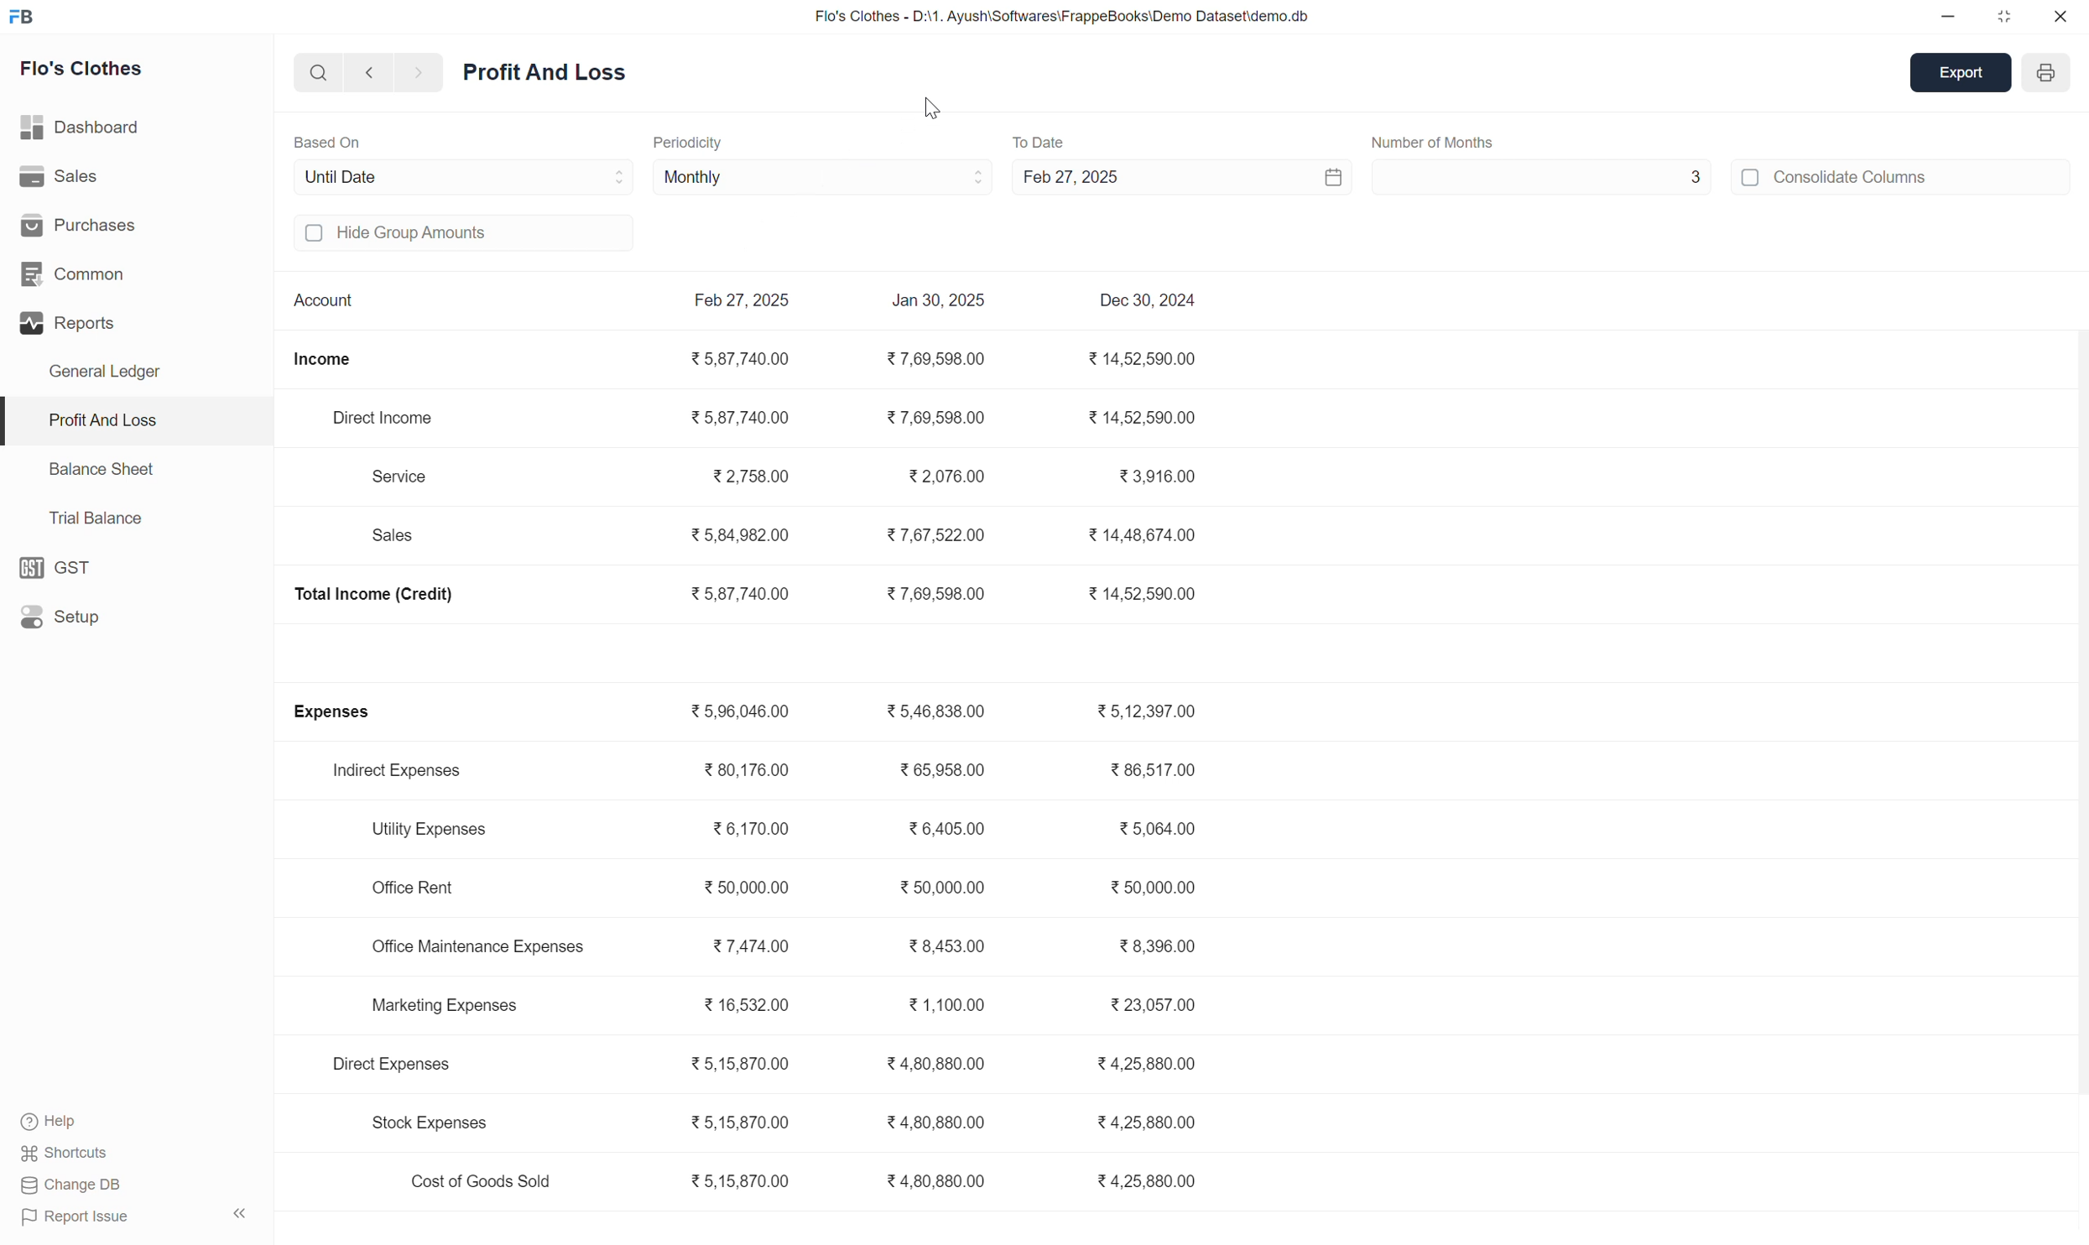 The height and width of the screenshot is (1245, 2089). I want to click on Marketing Expenses, so click(436, 1005).